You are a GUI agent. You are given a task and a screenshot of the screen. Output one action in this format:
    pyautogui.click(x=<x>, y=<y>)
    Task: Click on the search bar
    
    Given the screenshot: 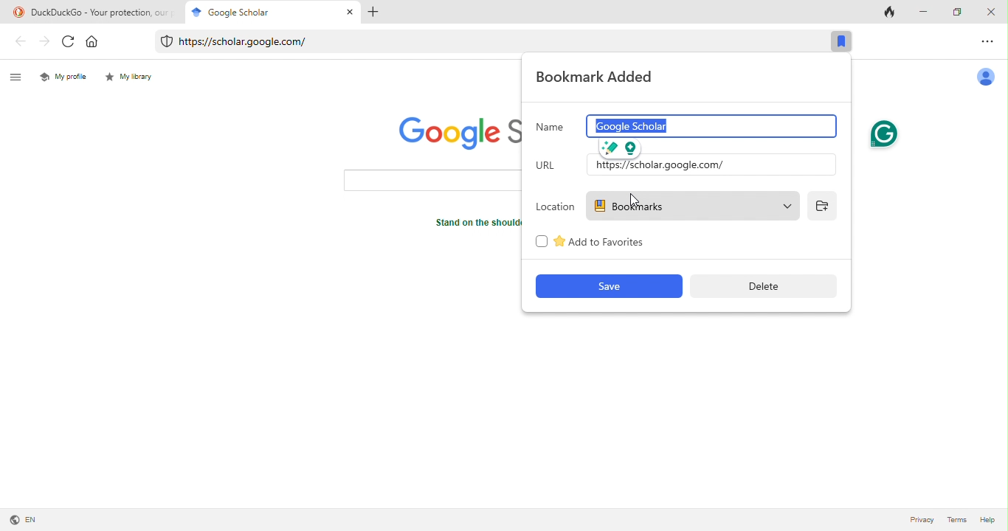 What is the action you would take?
    pyautogui.click(x=432, y=181)
    